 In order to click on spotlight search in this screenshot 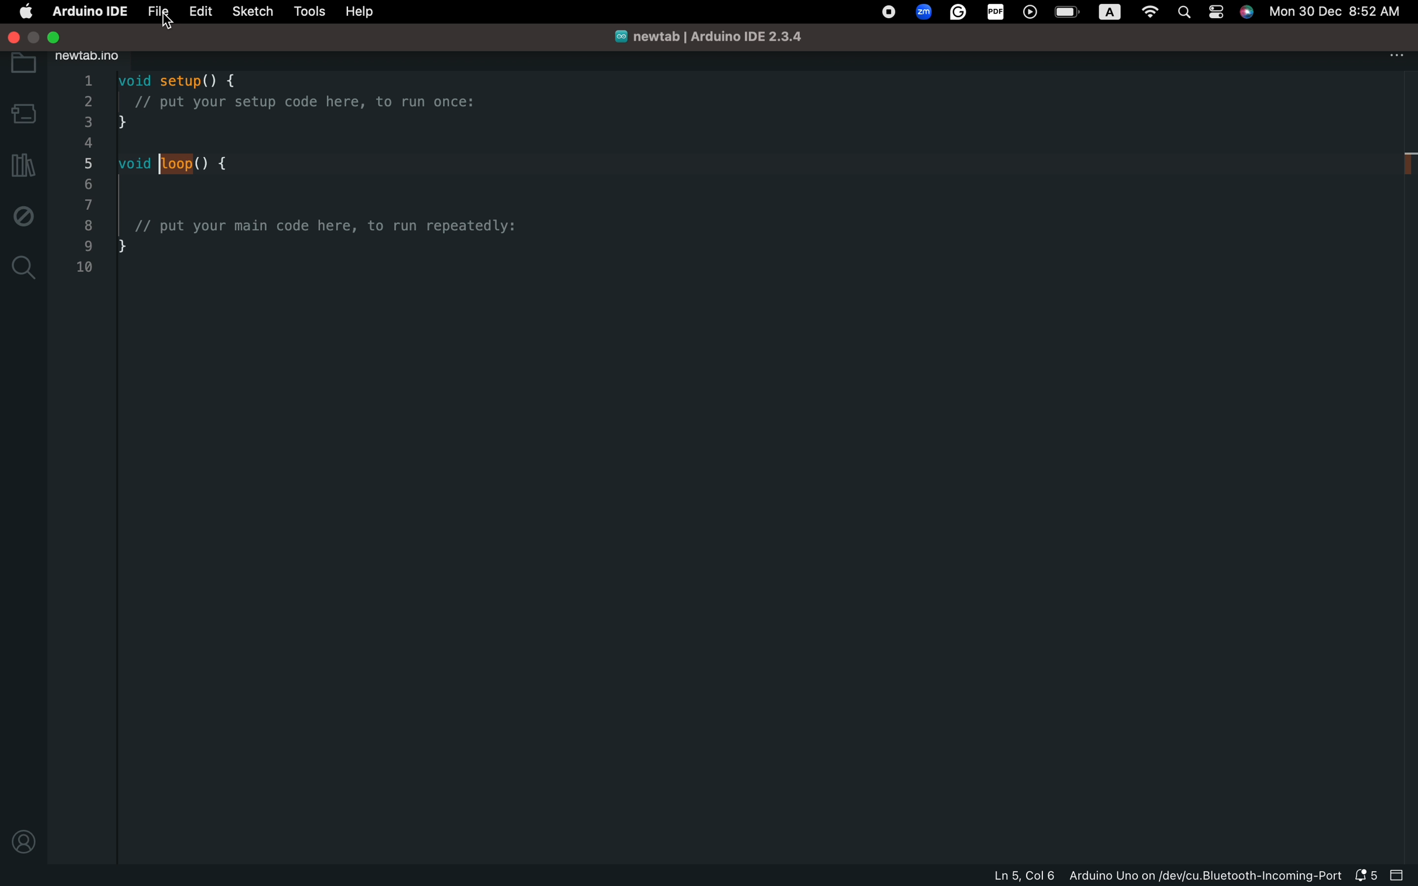, I will do `click(1185, 13)`.